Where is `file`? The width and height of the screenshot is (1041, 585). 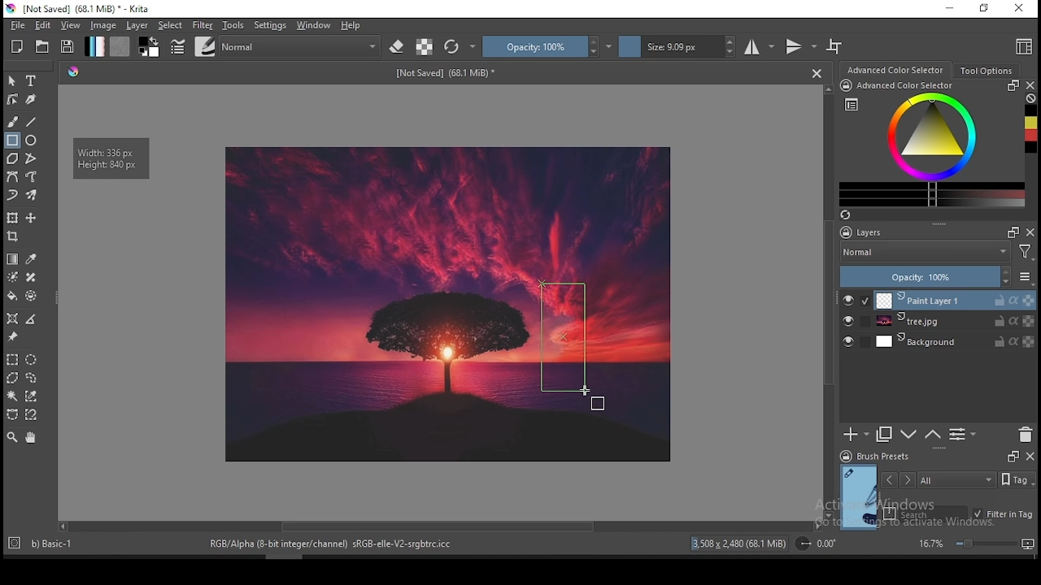 file is located at coordinates (15, 26).